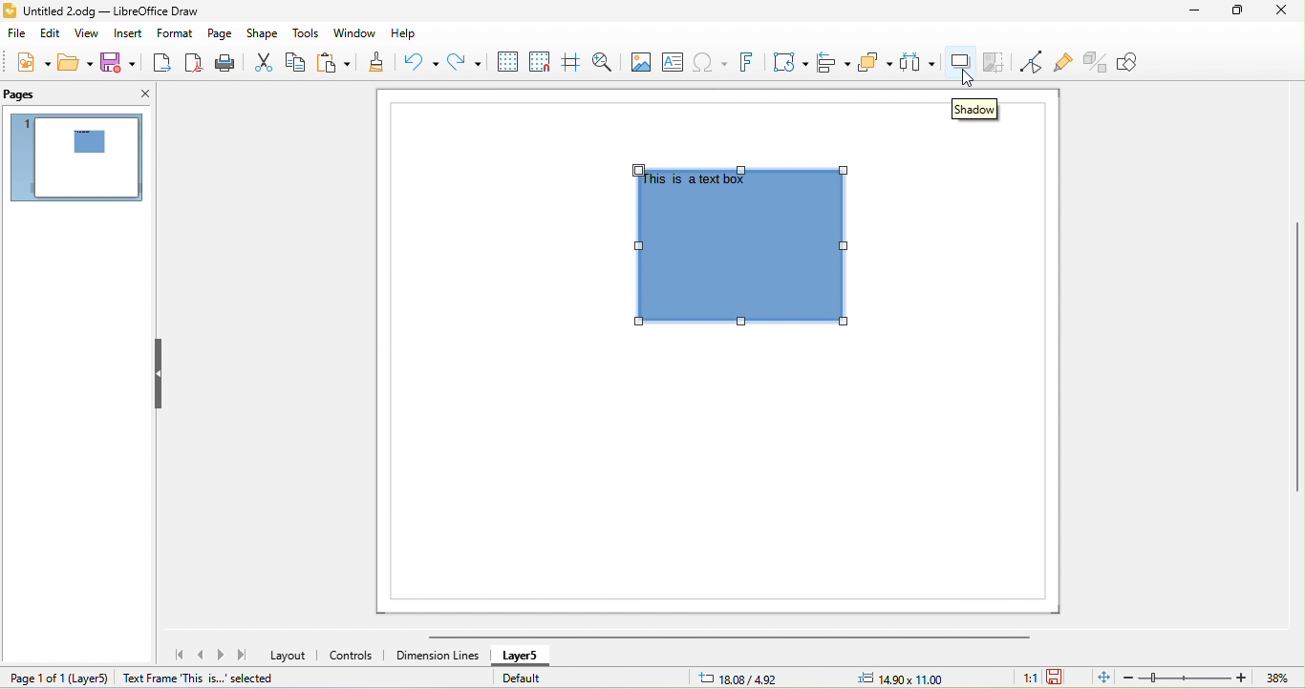 The width and height of the screenshot is (1305, 689). Describe the element at coordinates (121, 62) in the screenshot. I see `save` at that location.